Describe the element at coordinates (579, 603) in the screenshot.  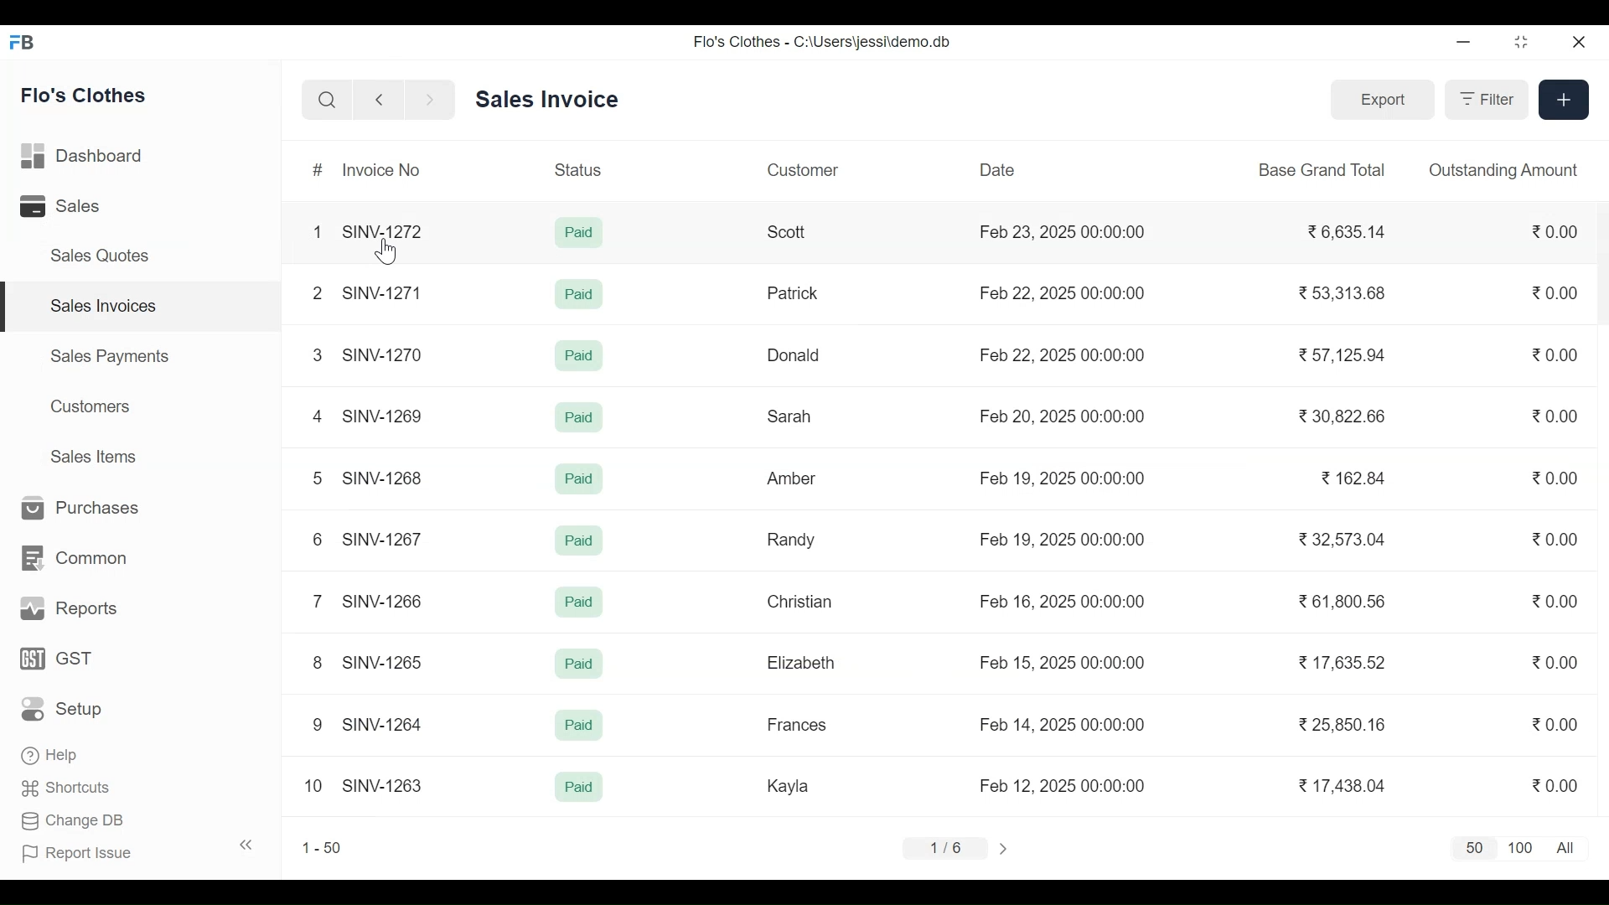
I see `Paid` at that location.